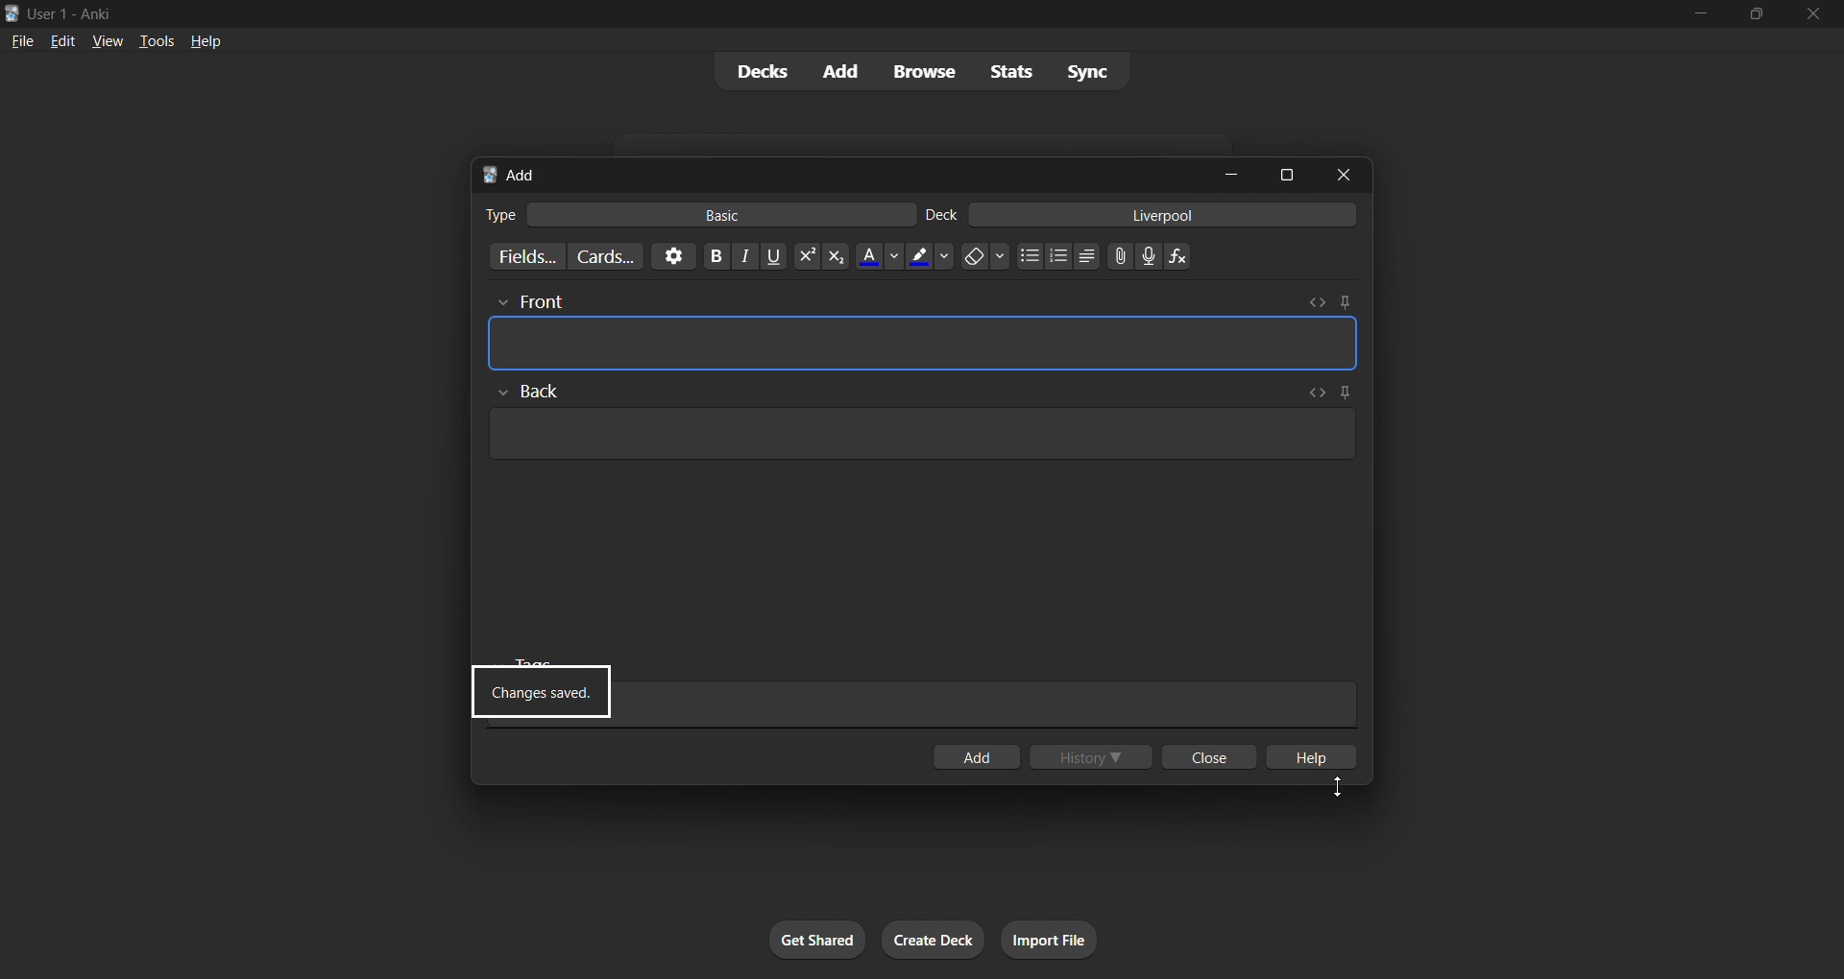 The height and width of the screenshot is (979, 1844). Describe the element at coordinates (532, 392) in the screenshot. I see `back` at that location.